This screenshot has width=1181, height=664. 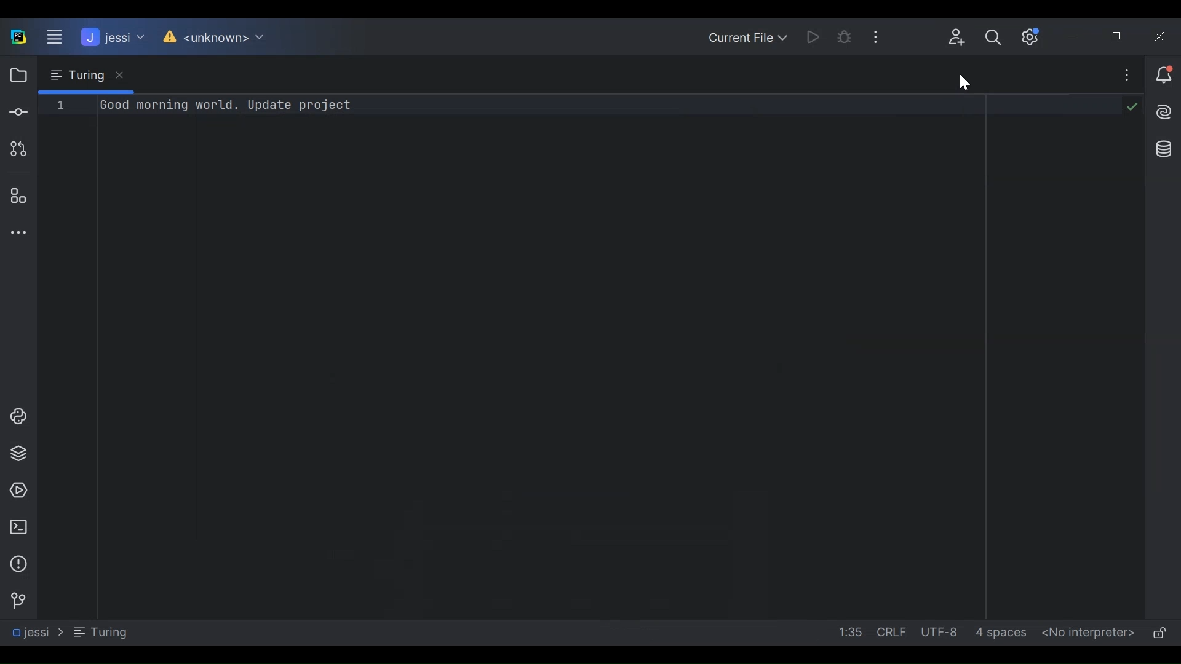 What do you see at coordinates (1128, 74) in the screenshot?
I see `more` at bounding box center [1128, 74].